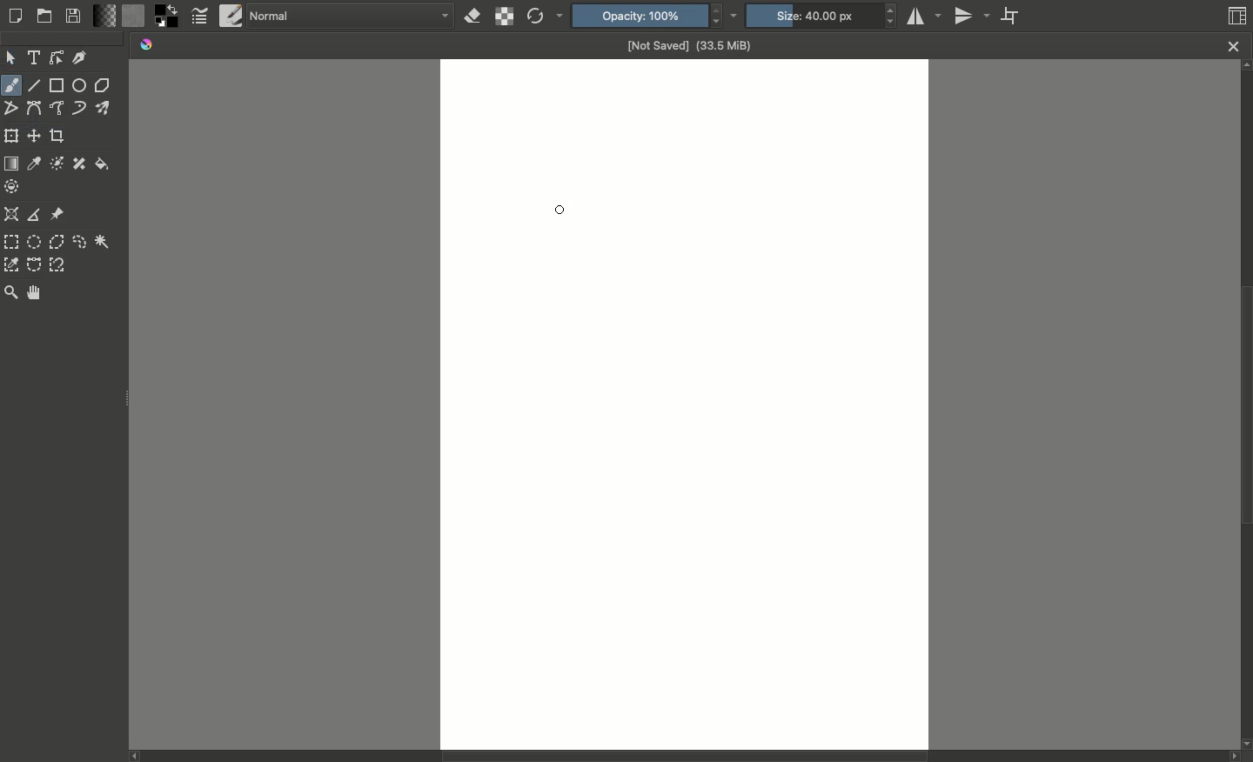 The height and width of the screenshot is (762, 1253). Describe the element at coordinates (672, 758) in the screenshot. I see `Status bar` at that location.